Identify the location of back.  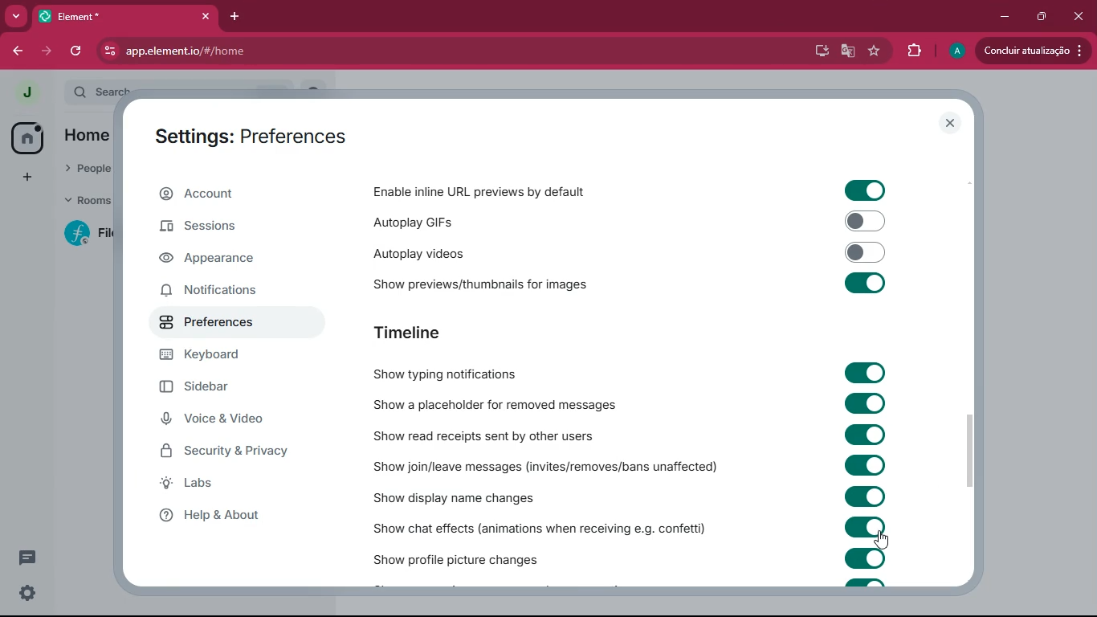
(18, 51).